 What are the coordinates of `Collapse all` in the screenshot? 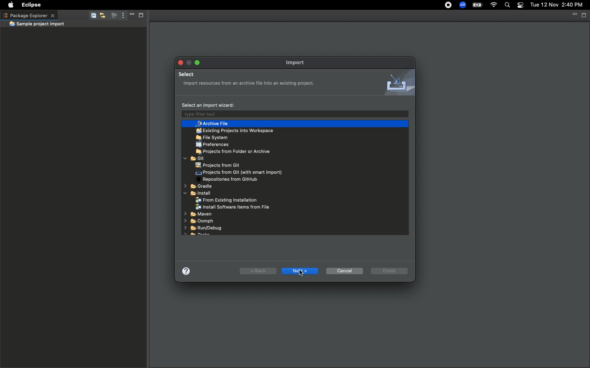 It's located at (92, 17).